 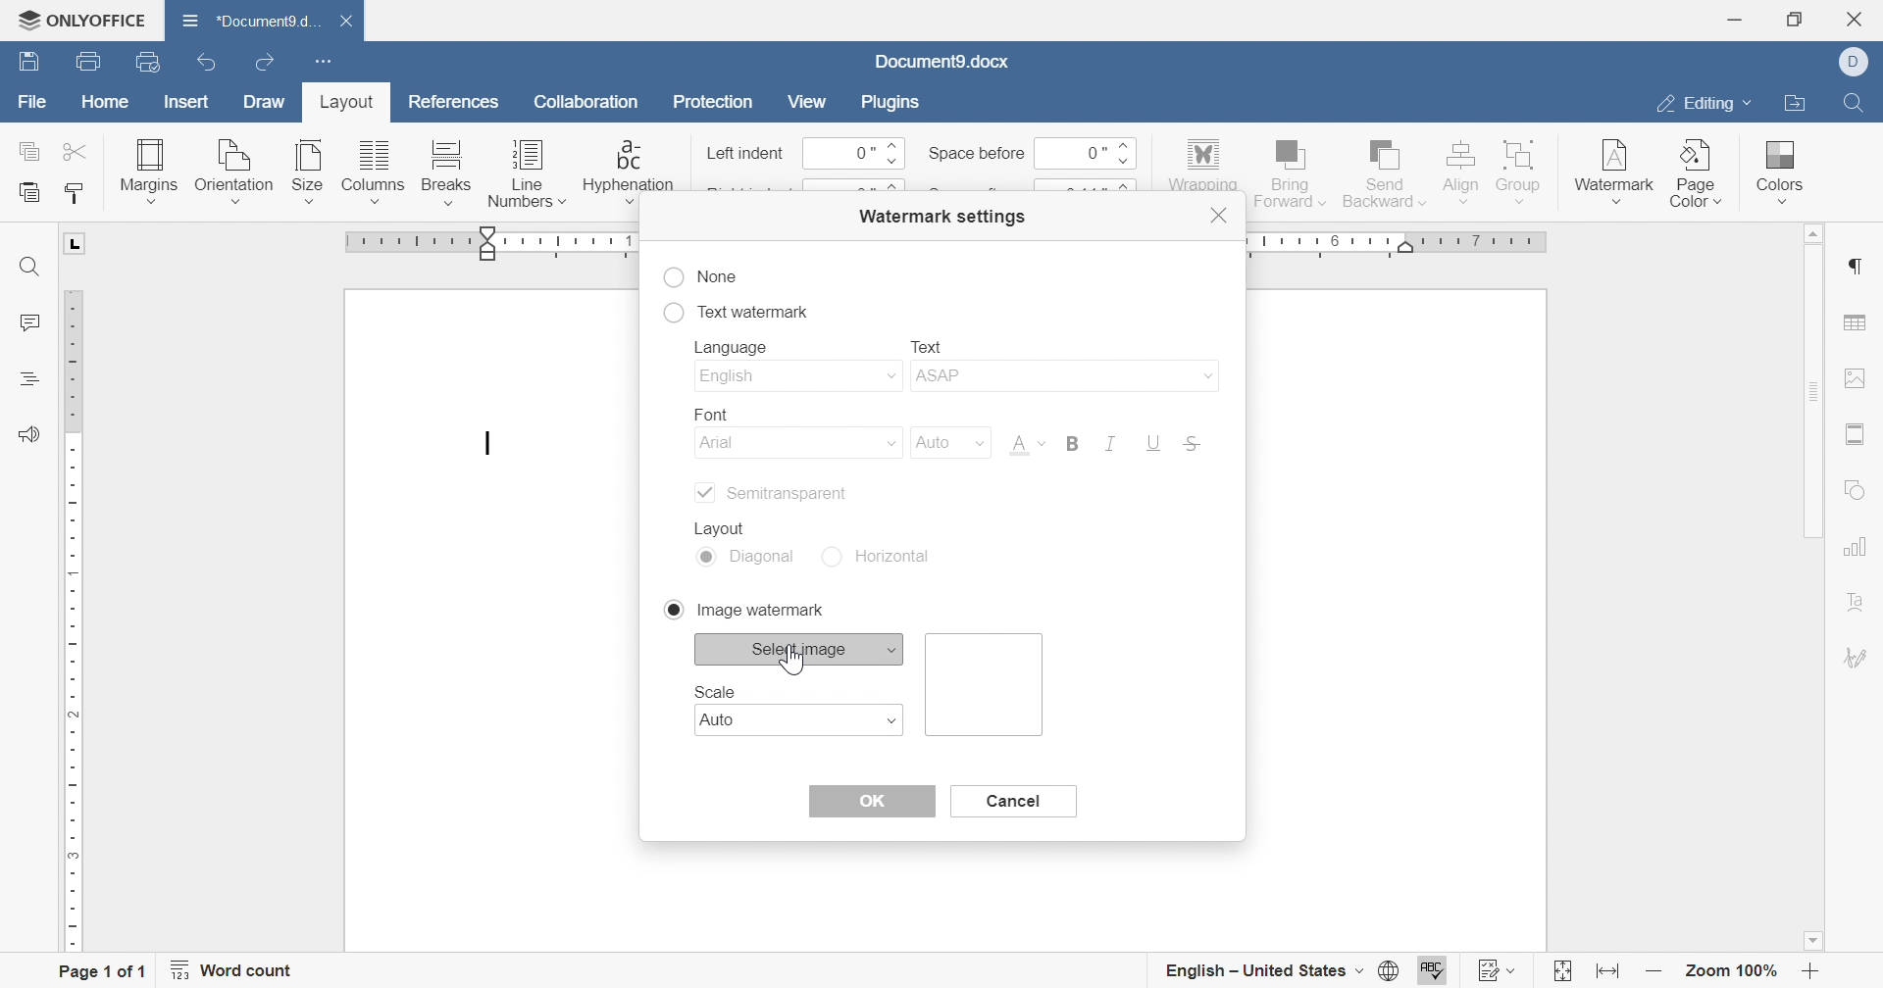 I want to click on auto, so click(x=803, y=720).